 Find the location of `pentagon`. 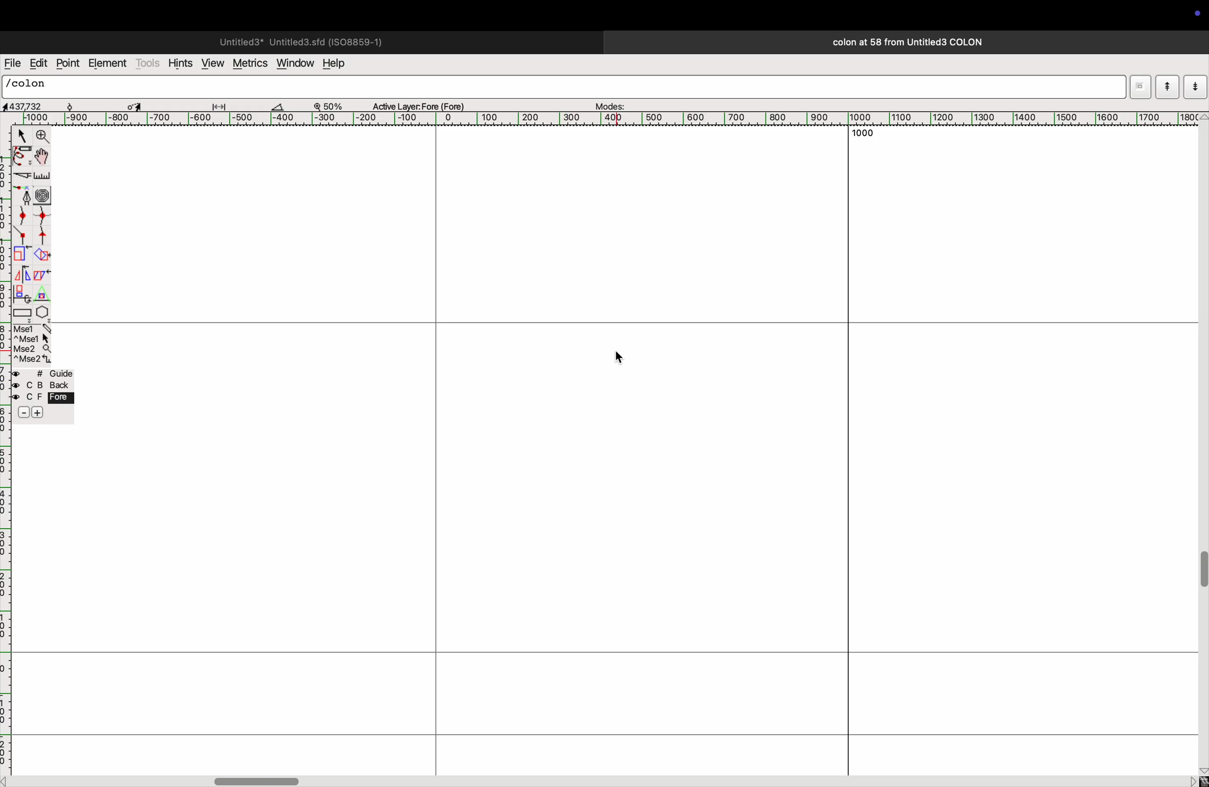

pentagon is located at coordinates (43, 304).